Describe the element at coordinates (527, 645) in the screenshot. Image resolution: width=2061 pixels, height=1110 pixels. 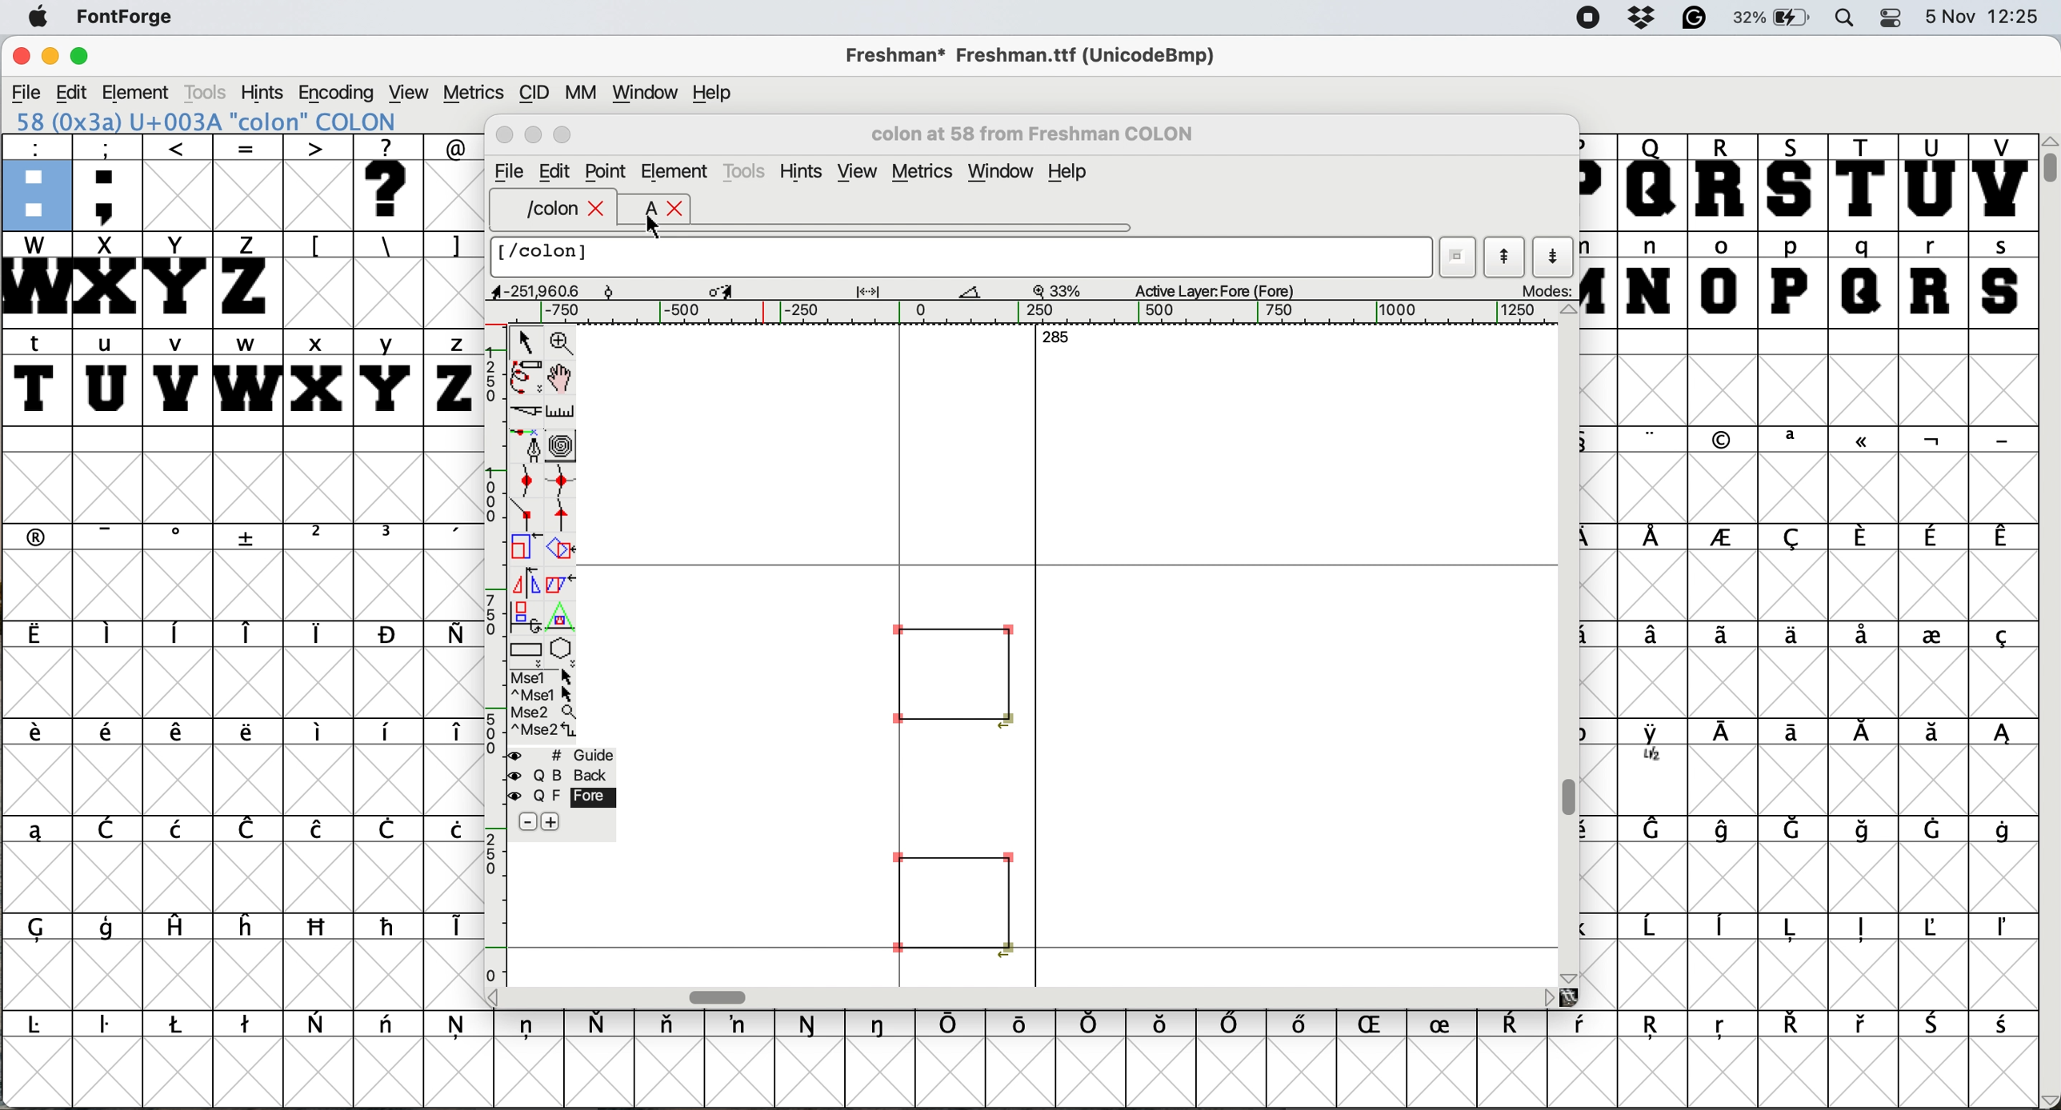
I see `rectangle or box` at that location.